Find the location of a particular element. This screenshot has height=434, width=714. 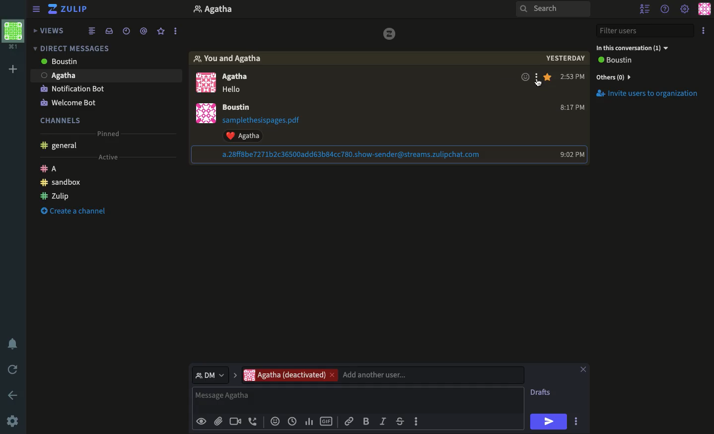

PDF attachment is located at coordinates (271, 120).